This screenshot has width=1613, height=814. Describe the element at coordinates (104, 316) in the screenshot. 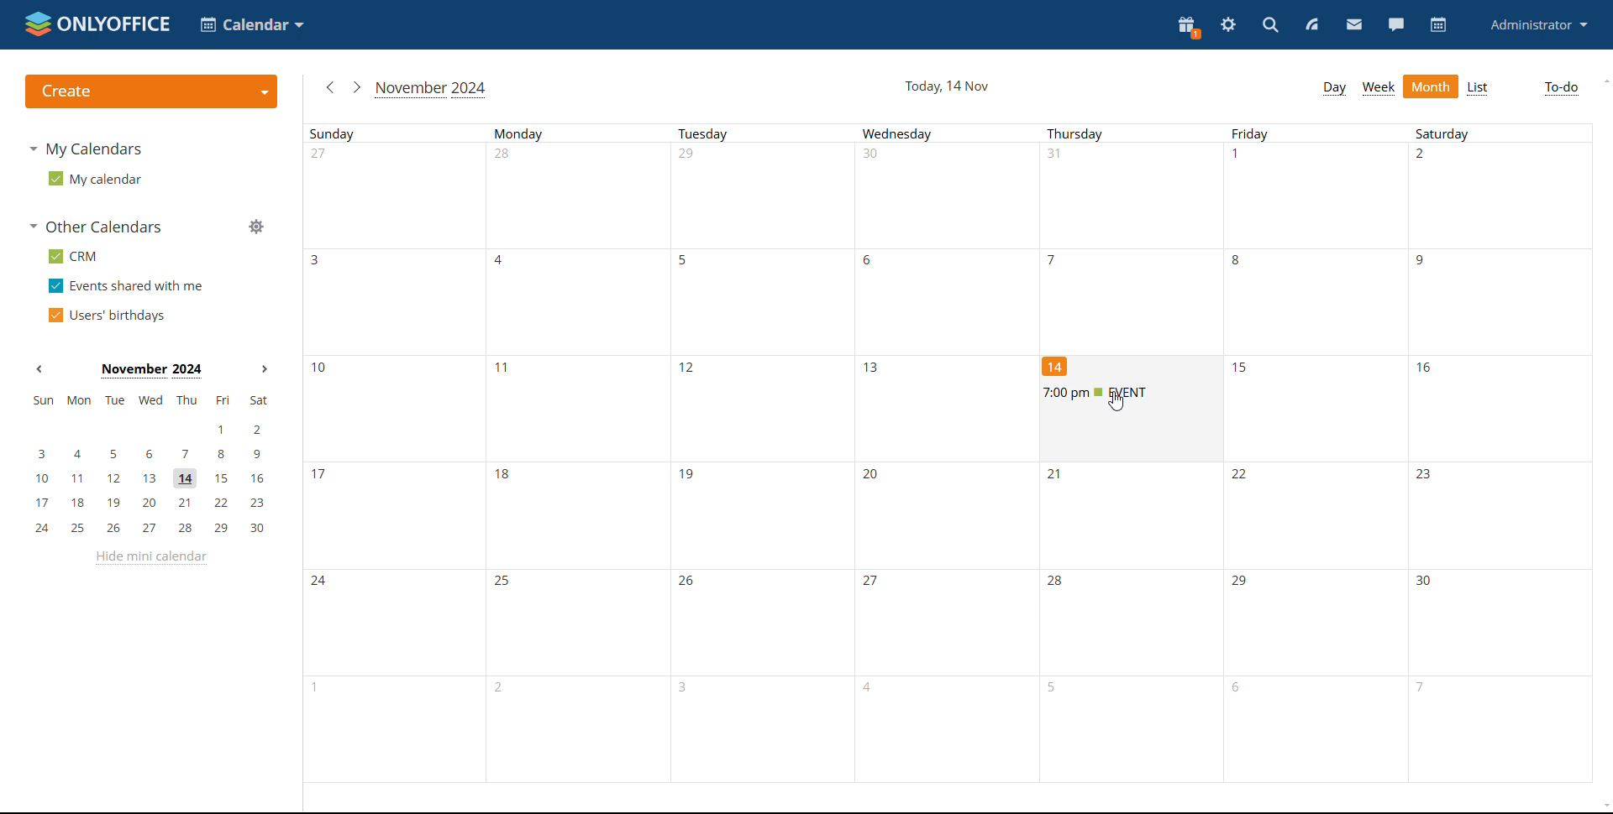

I see `users' birthdays` at that location.